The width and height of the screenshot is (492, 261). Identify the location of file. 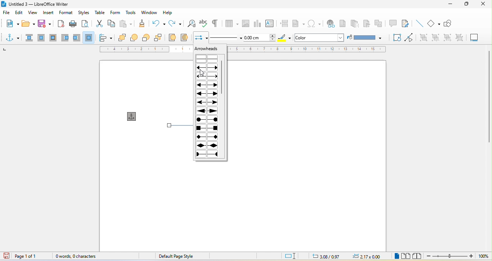
(8, 13).